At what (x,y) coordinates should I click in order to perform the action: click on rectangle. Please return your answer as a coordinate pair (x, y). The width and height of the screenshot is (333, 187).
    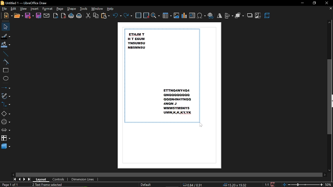
    Looking at the image, I should click on (5, 71).